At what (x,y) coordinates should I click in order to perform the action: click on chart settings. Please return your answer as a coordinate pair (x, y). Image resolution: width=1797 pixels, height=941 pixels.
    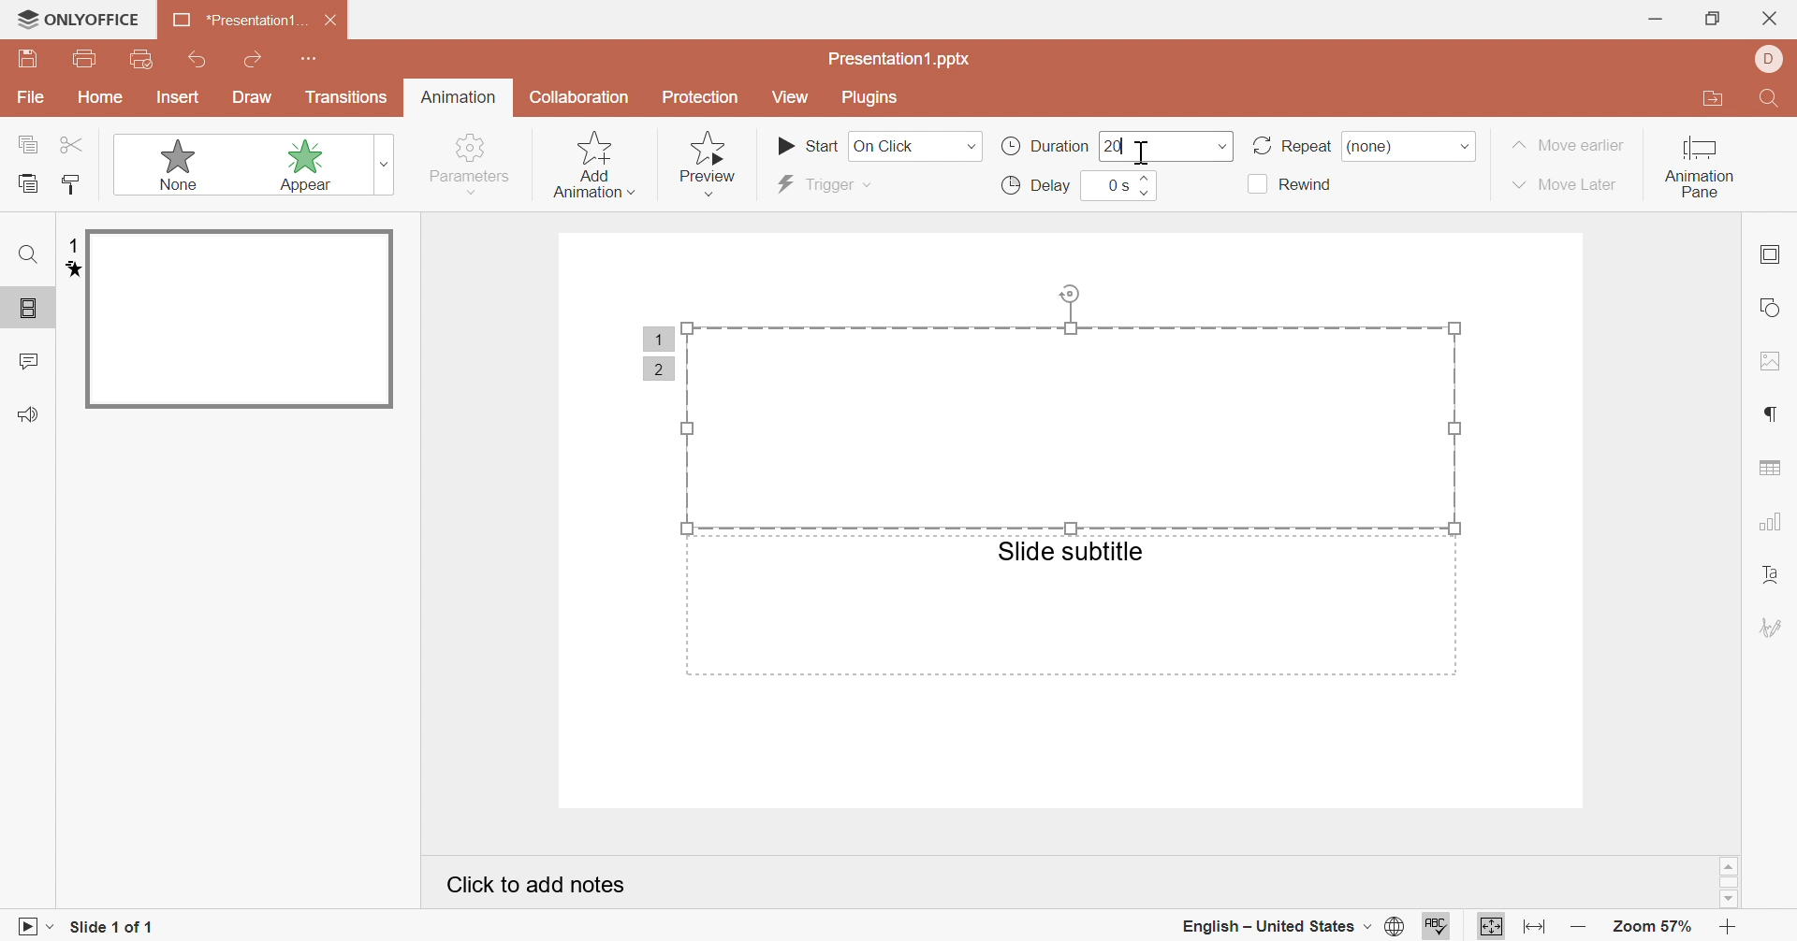
    Looking at the image, I should click on (1772, 520).